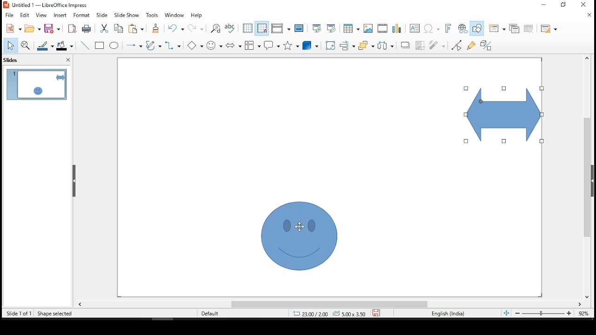  What do you see at coordinates (152, 15) in the screenshot?
I see `tools` at bounding box center [152, 15].